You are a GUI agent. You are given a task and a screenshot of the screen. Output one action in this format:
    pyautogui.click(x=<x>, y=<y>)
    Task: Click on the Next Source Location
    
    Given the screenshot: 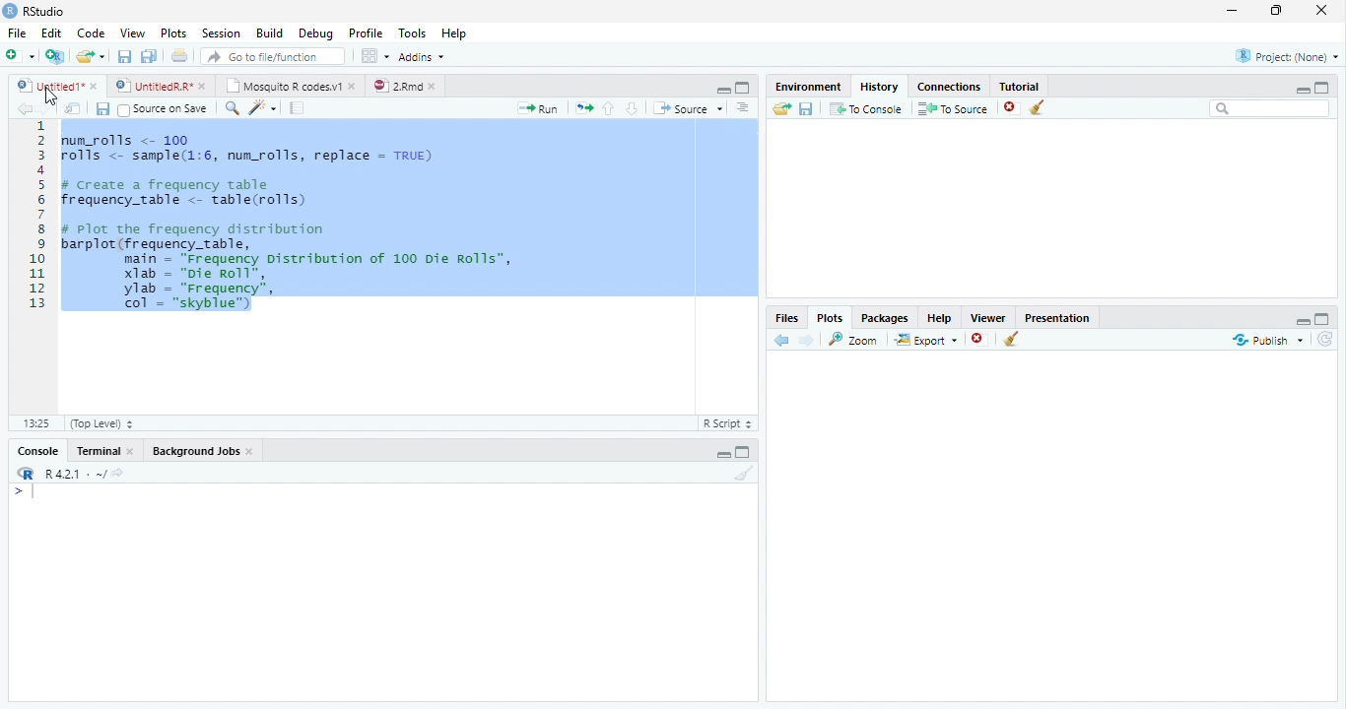 What is the action you would take?
    pyautogui.click(x=44, y=107)
    